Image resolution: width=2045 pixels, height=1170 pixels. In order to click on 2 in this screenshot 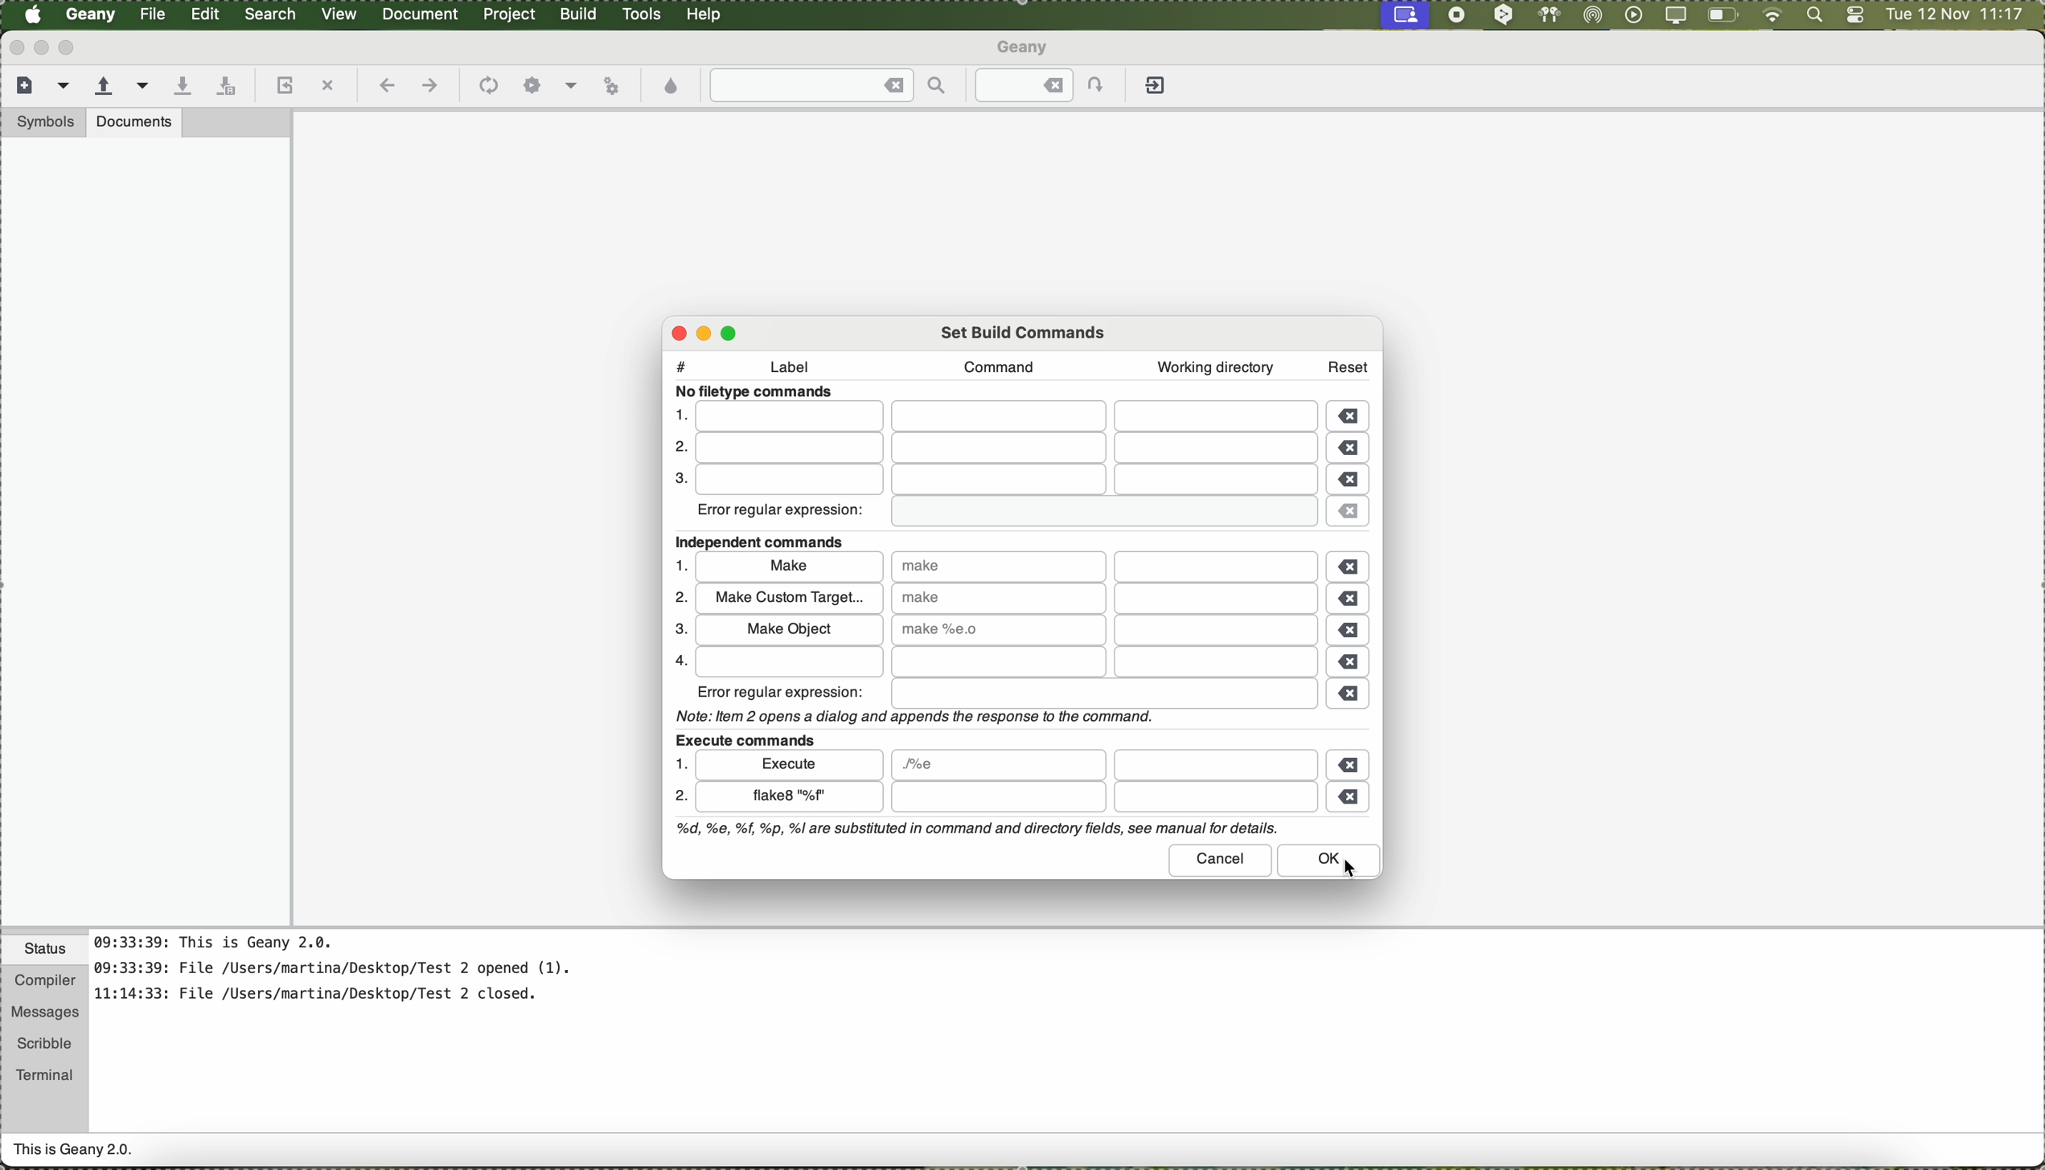, I will do `click(678, 598)`.